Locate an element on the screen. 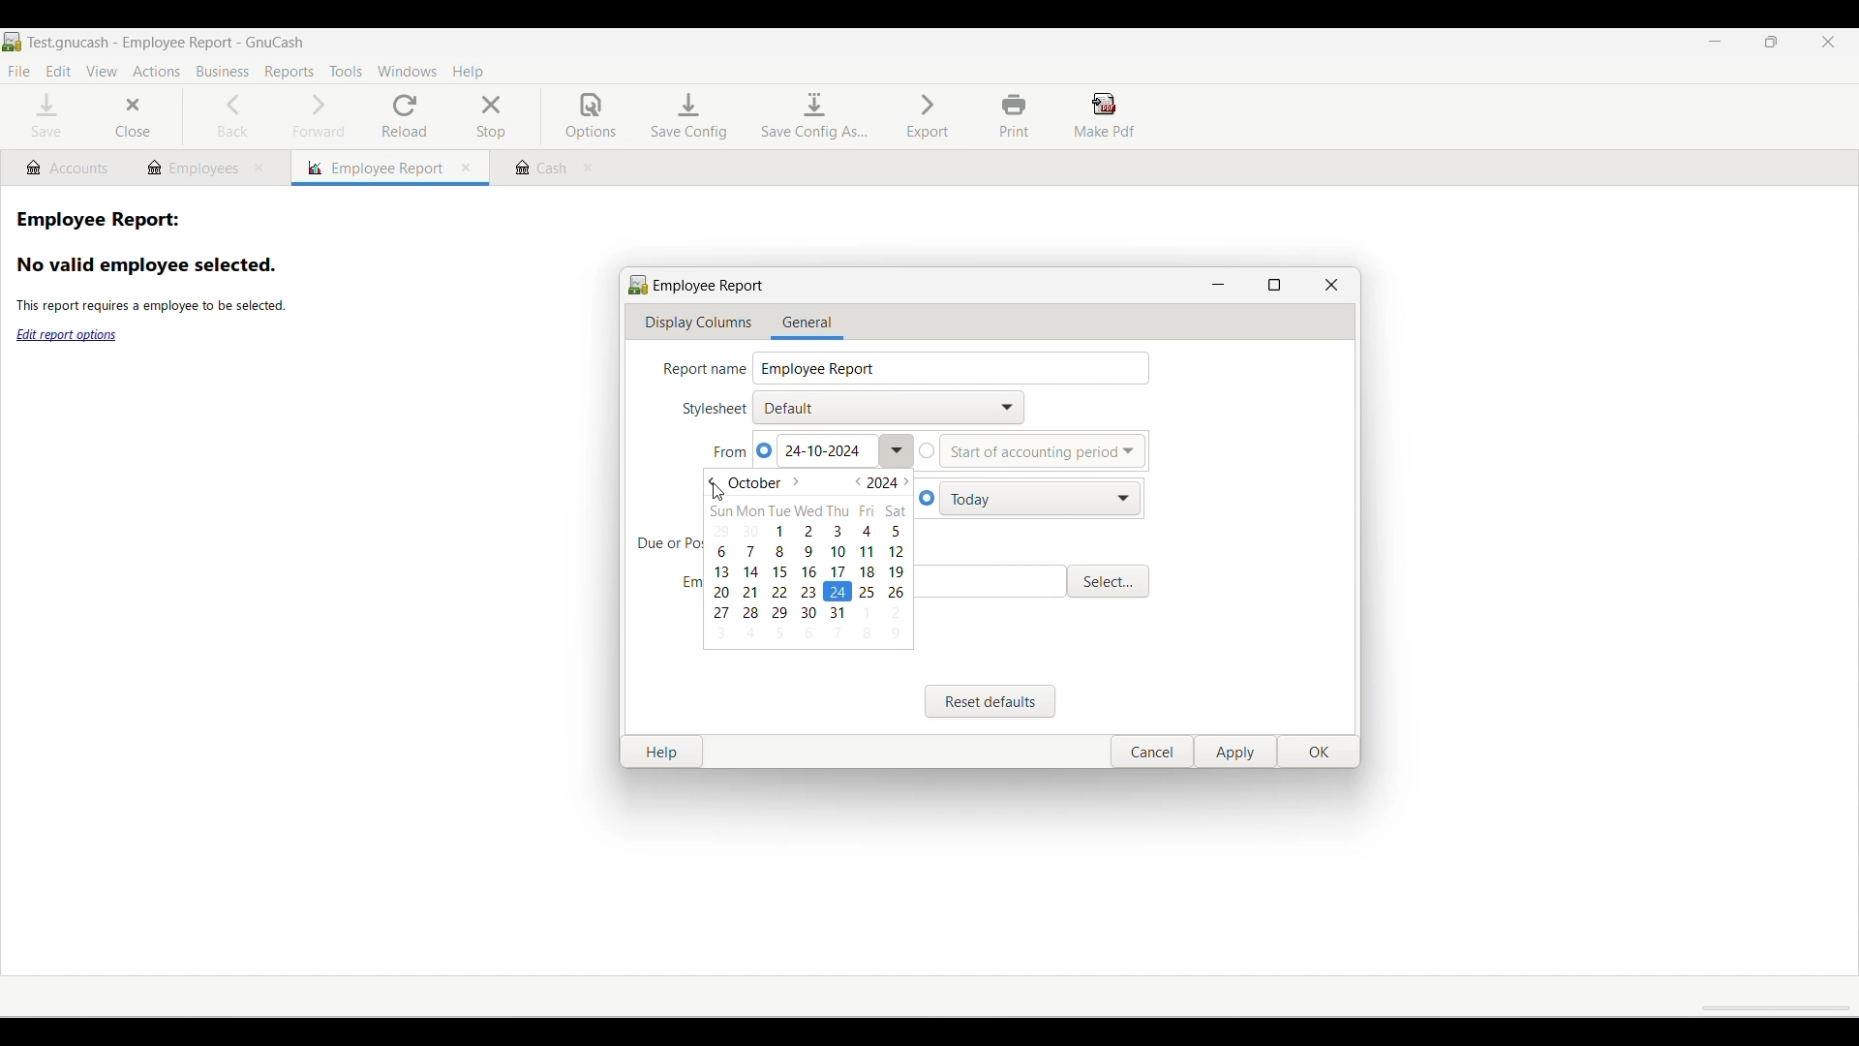  Calendar dropdown to today's date is located at coordinates (808, 558).